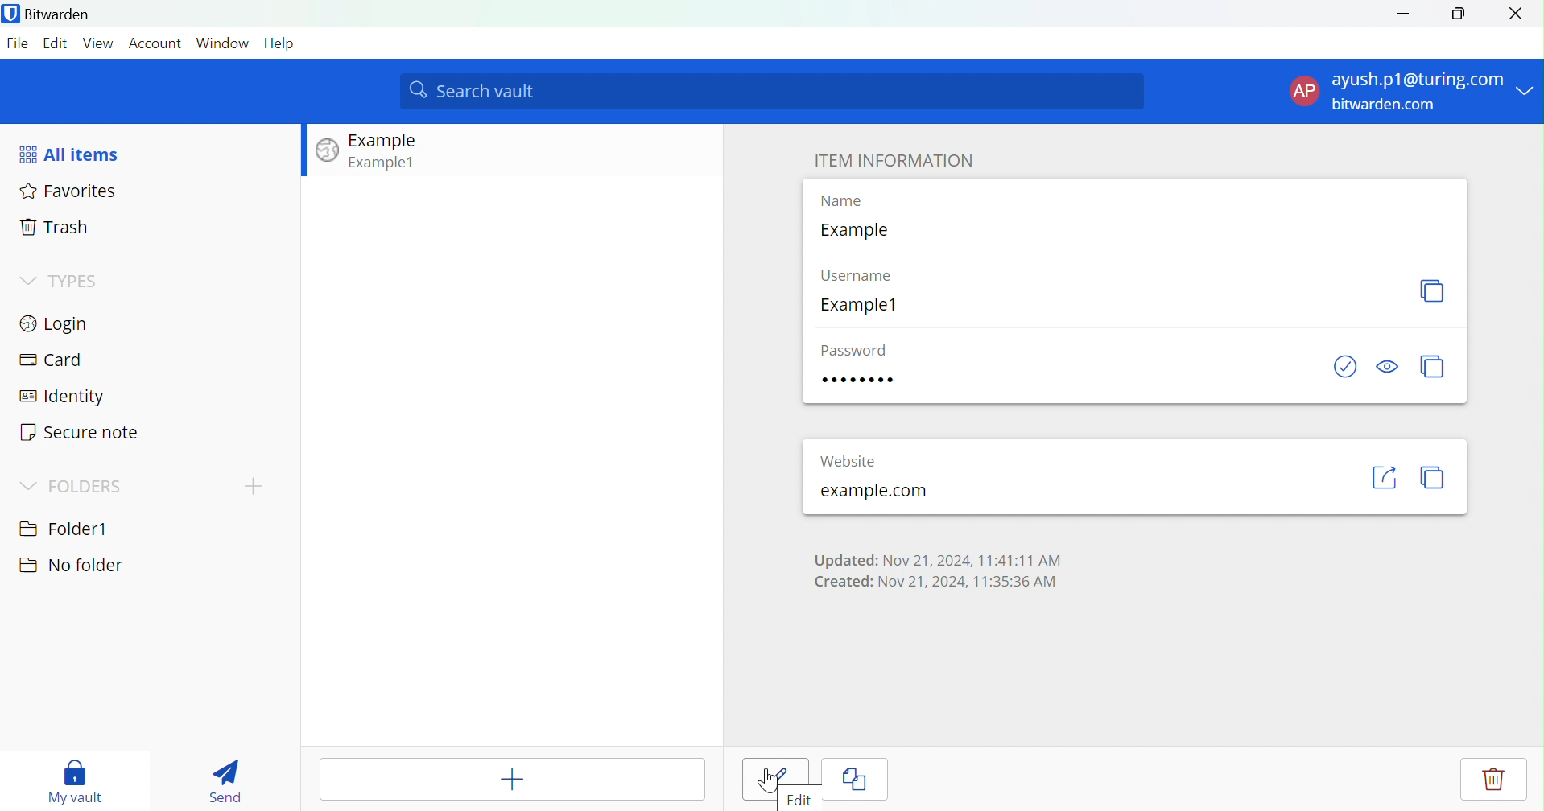 This screenshot has height=811, width=1544. I want to click on View, so click(100, 43).